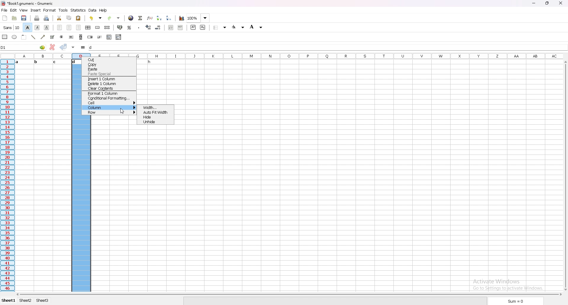 The height and width of the screenshot is (305, 568). I want to click on view, so click(24, 10).